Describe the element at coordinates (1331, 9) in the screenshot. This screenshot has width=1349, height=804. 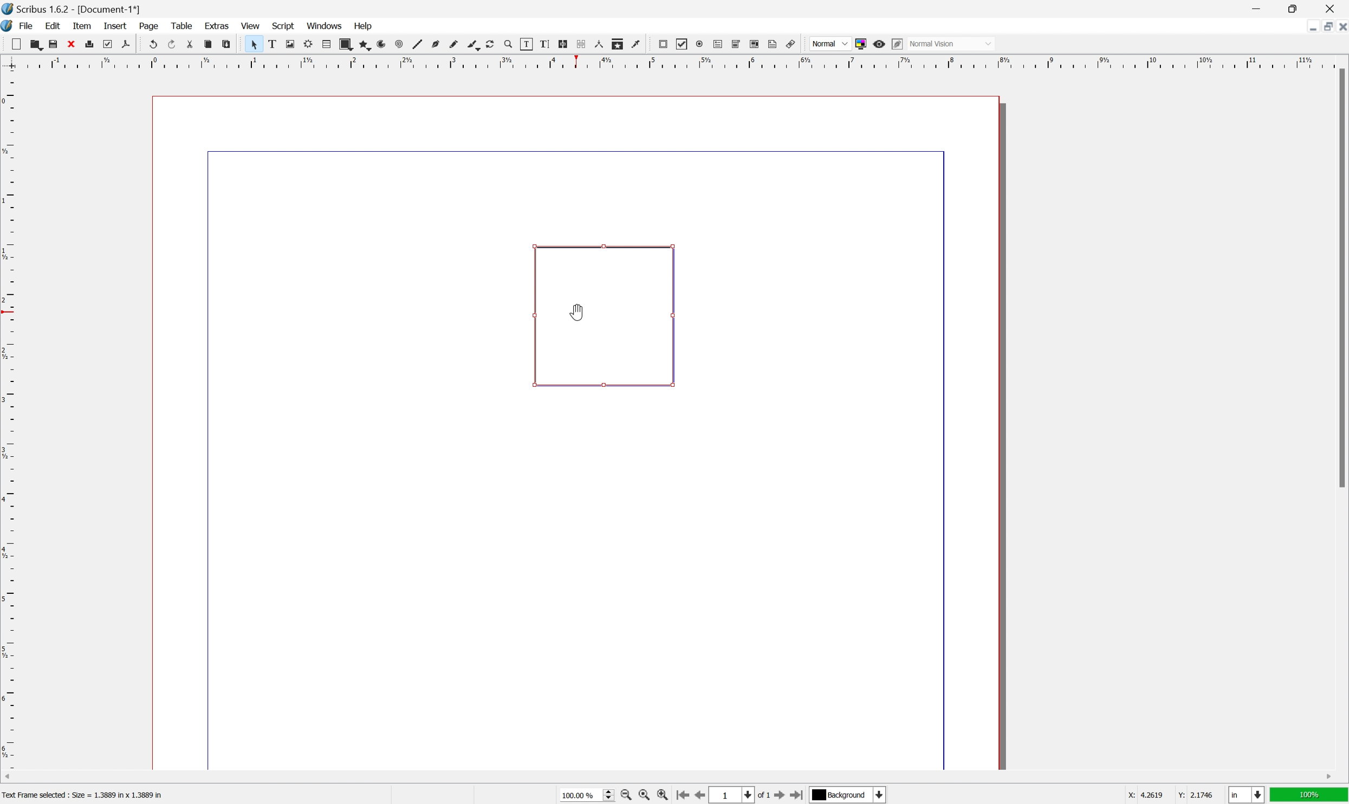
I see `close` at that location.